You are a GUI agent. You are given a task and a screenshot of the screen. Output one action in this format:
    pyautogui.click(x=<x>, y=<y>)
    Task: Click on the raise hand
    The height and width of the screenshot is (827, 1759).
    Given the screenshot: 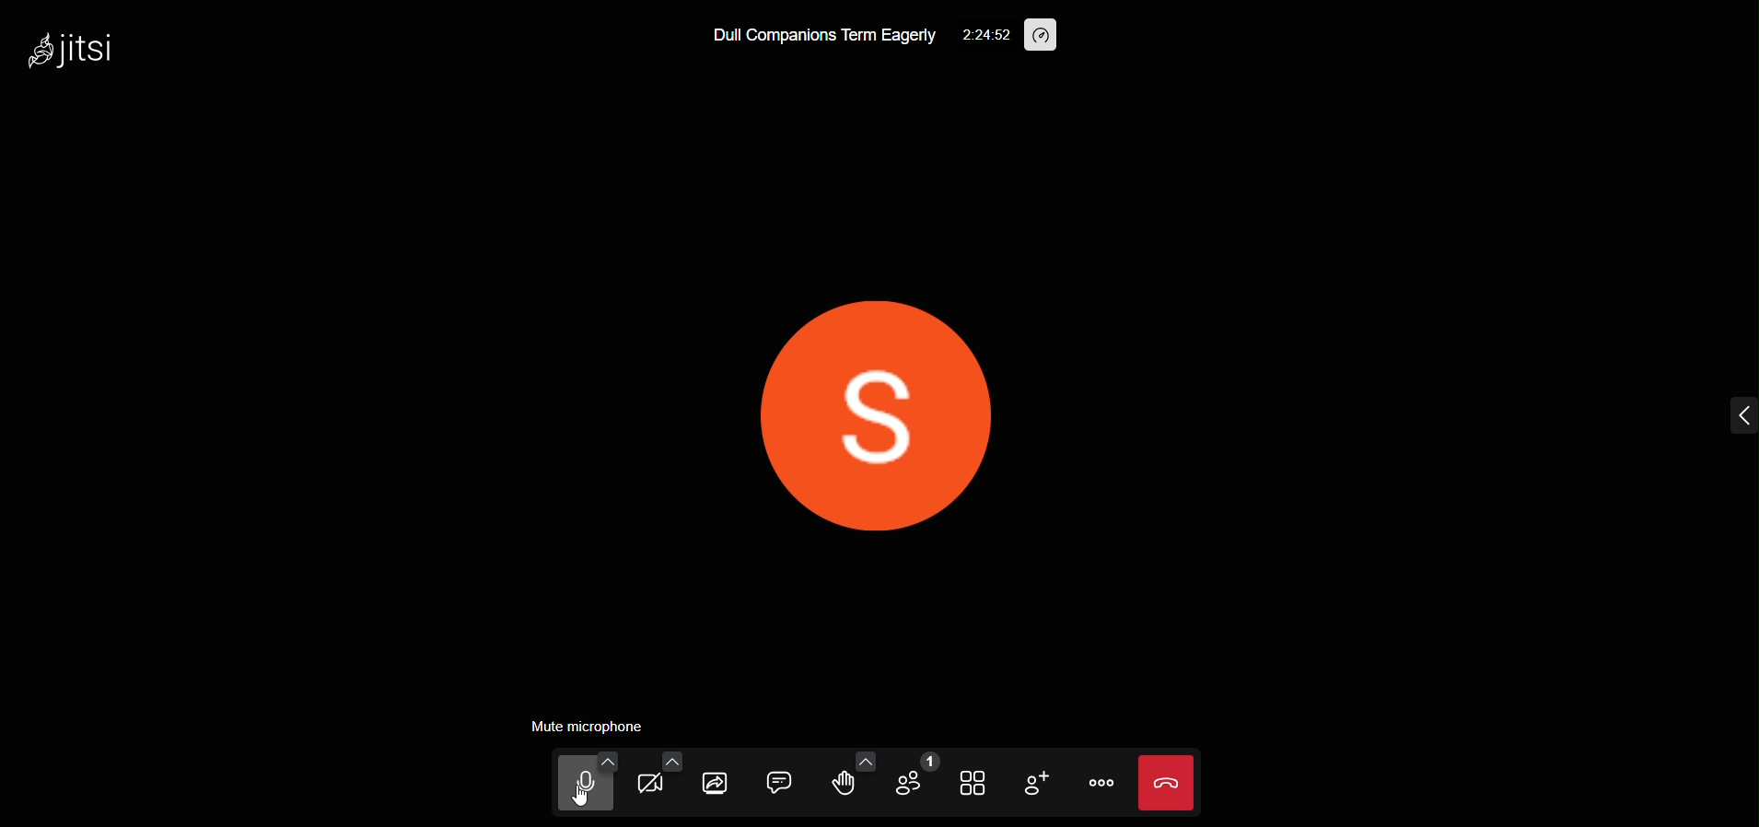 What is the action you would take?
    pyautogui.click(x=835, y=785)
    